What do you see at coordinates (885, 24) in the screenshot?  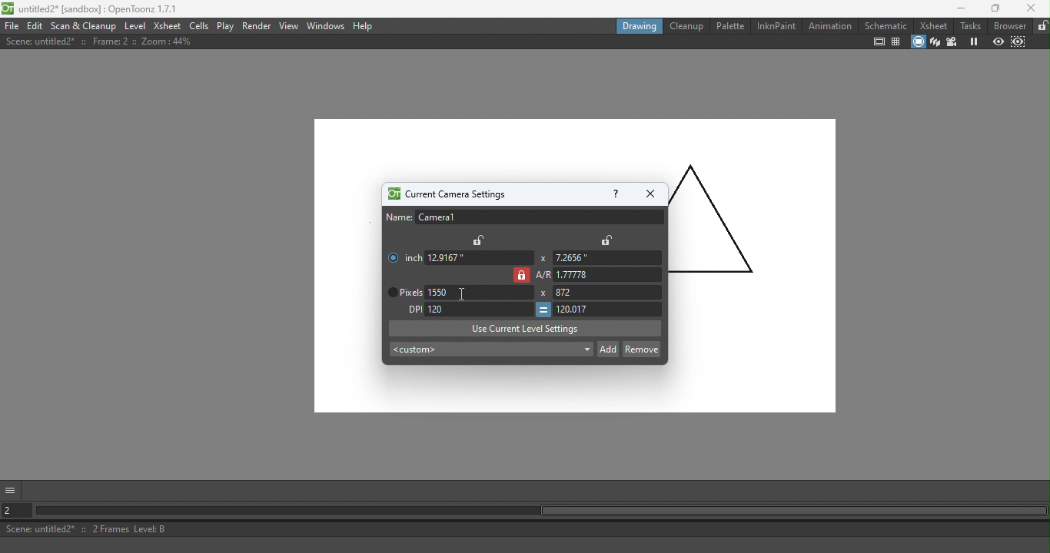 I see `Shematic` at bounding box center [885, 24].